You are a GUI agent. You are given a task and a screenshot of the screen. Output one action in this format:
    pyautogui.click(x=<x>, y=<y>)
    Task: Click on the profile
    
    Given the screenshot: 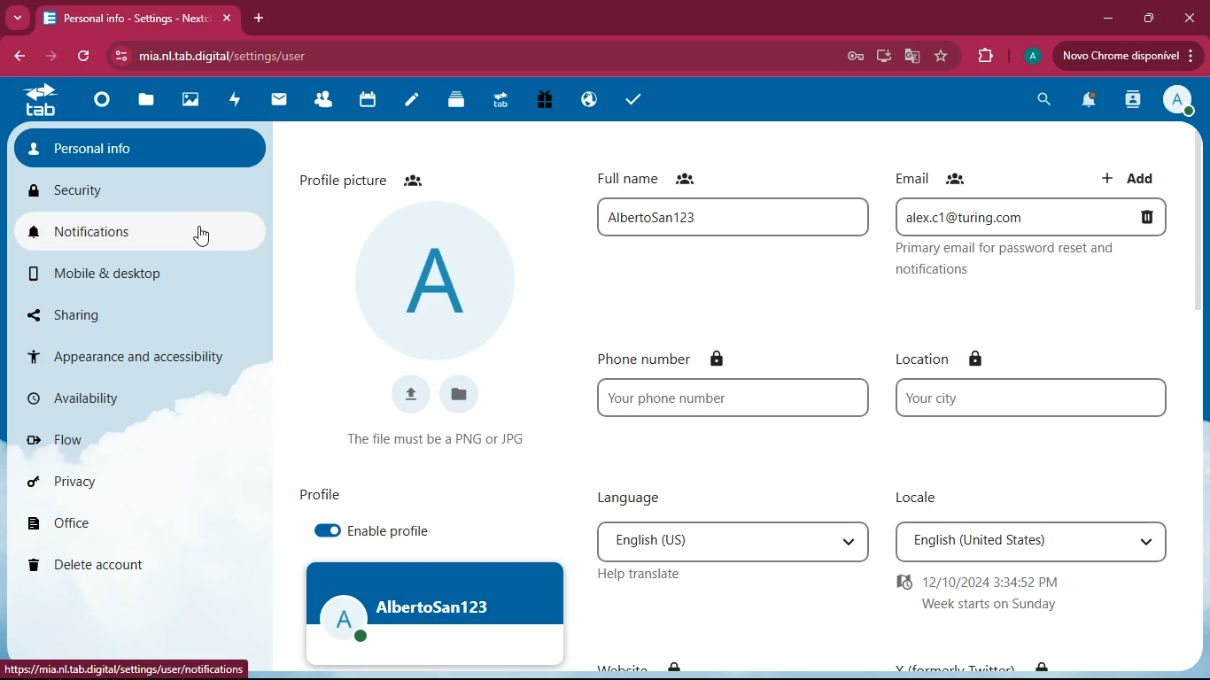 What is the action you would take?
    pyautogui.click(x=1029, y=58)
    